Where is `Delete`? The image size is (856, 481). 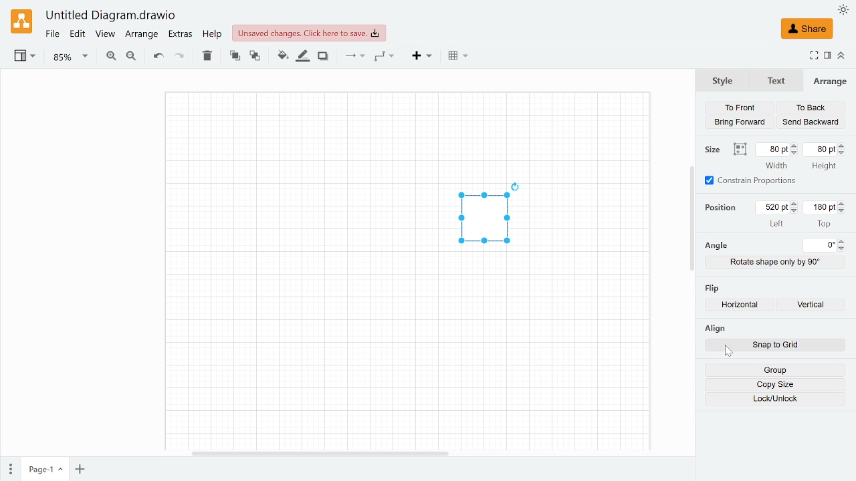
Delete is located at coordinates (207, 55).